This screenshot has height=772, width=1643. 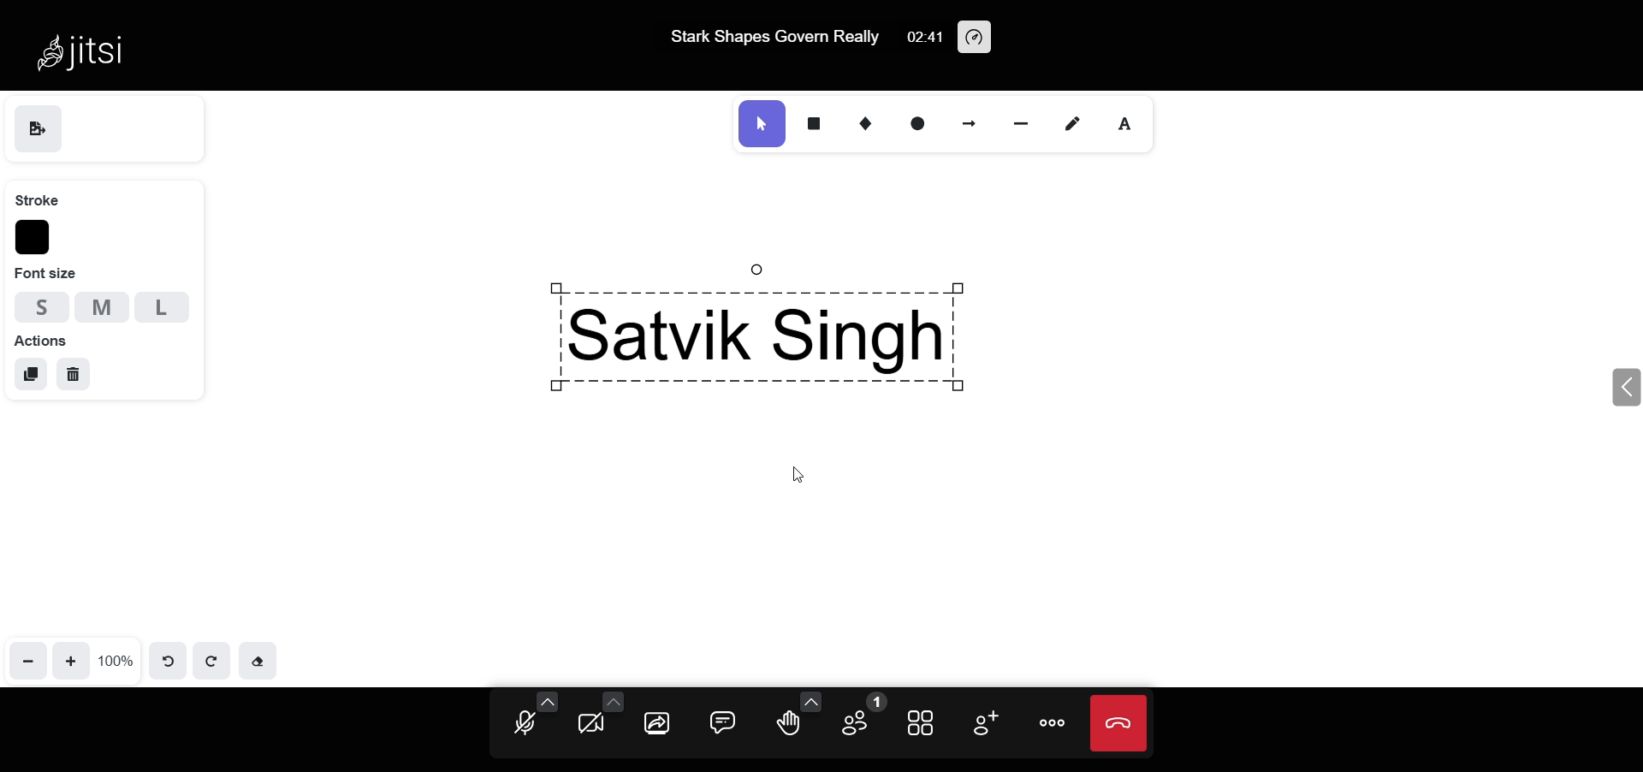 I want to click on font size, so click(x=47, y=274).